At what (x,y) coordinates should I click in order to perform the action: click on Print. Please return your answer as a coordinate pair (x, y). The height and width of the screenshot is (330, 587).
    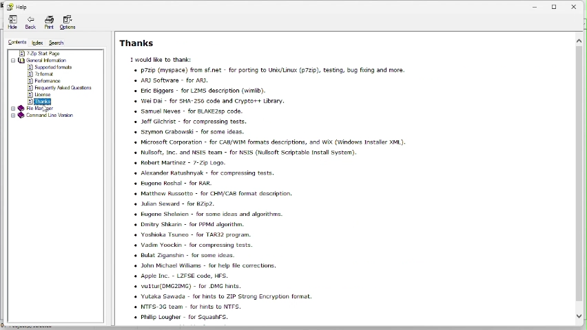
    Looking at the image, I should click on (48, 23).